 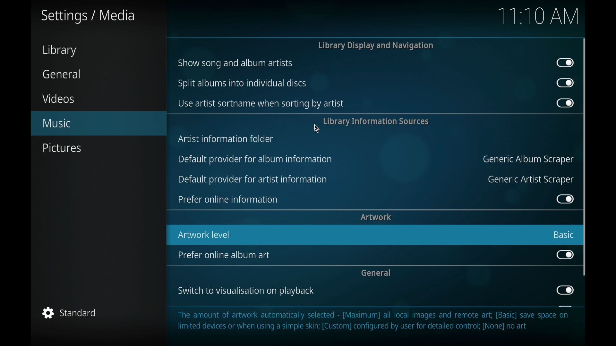 I want to click on toggle button, so click(x=565, y=199).